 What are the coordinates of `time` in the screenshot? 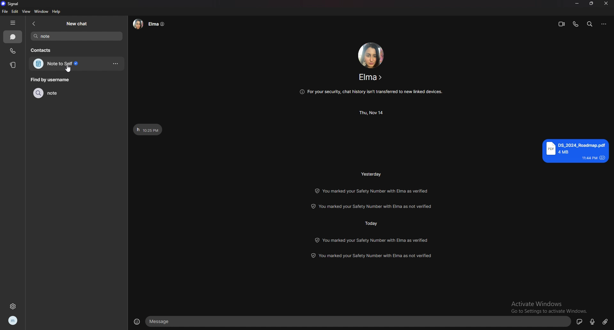 It's located at (371, 223).